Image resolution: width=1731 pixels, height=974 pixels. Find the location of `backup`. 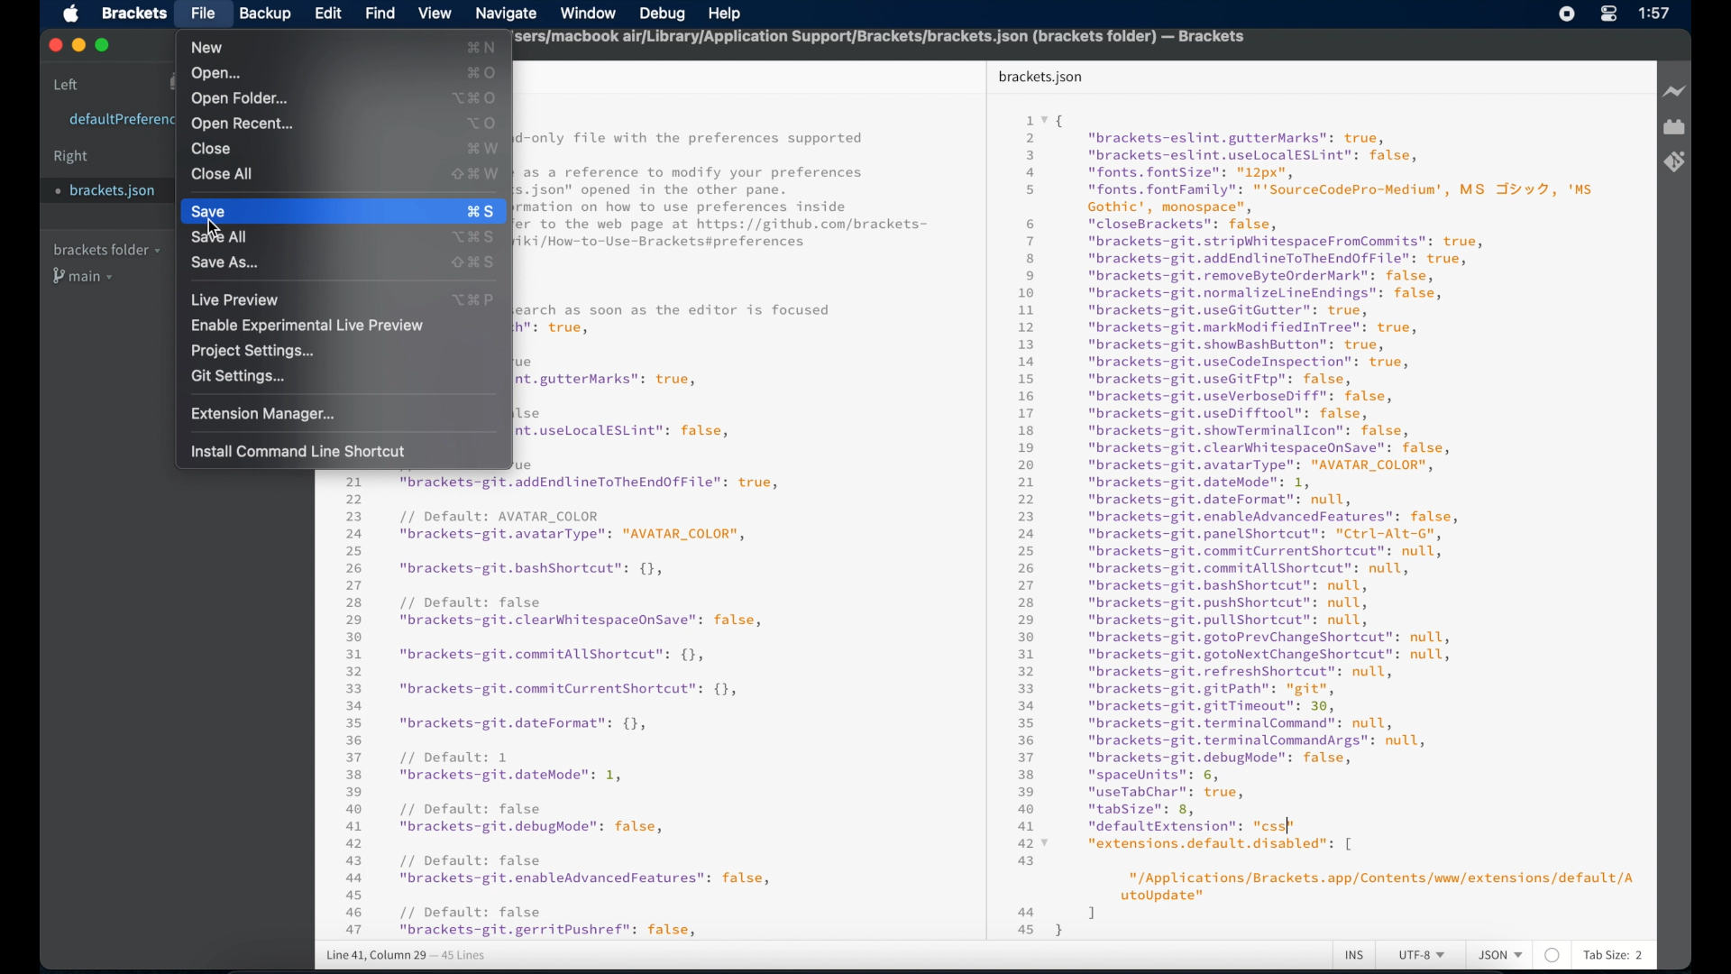

backup is located at coordinates (265, 14).